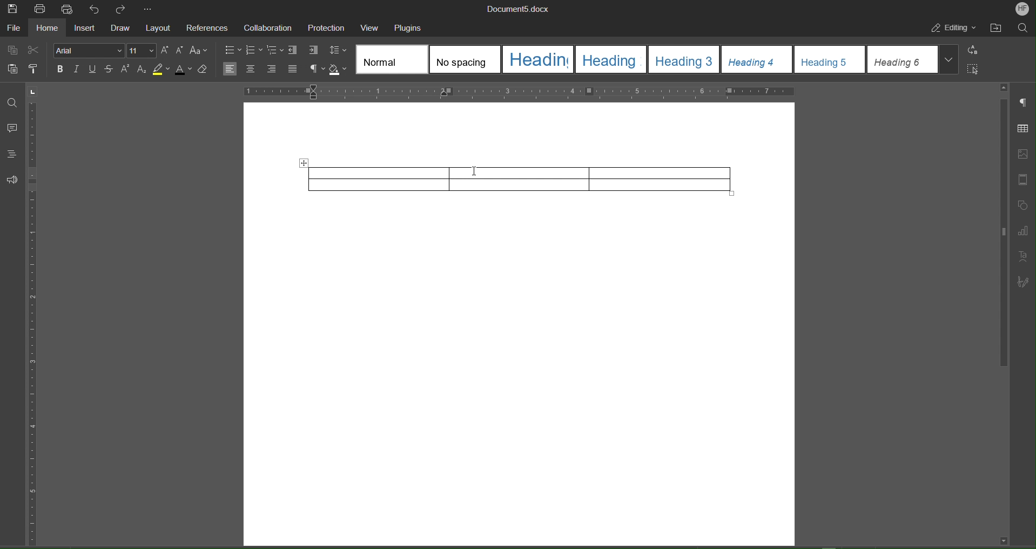 This screenshot has height=549, width=1036. I want to click on Image Settings, so click(1024, 151).